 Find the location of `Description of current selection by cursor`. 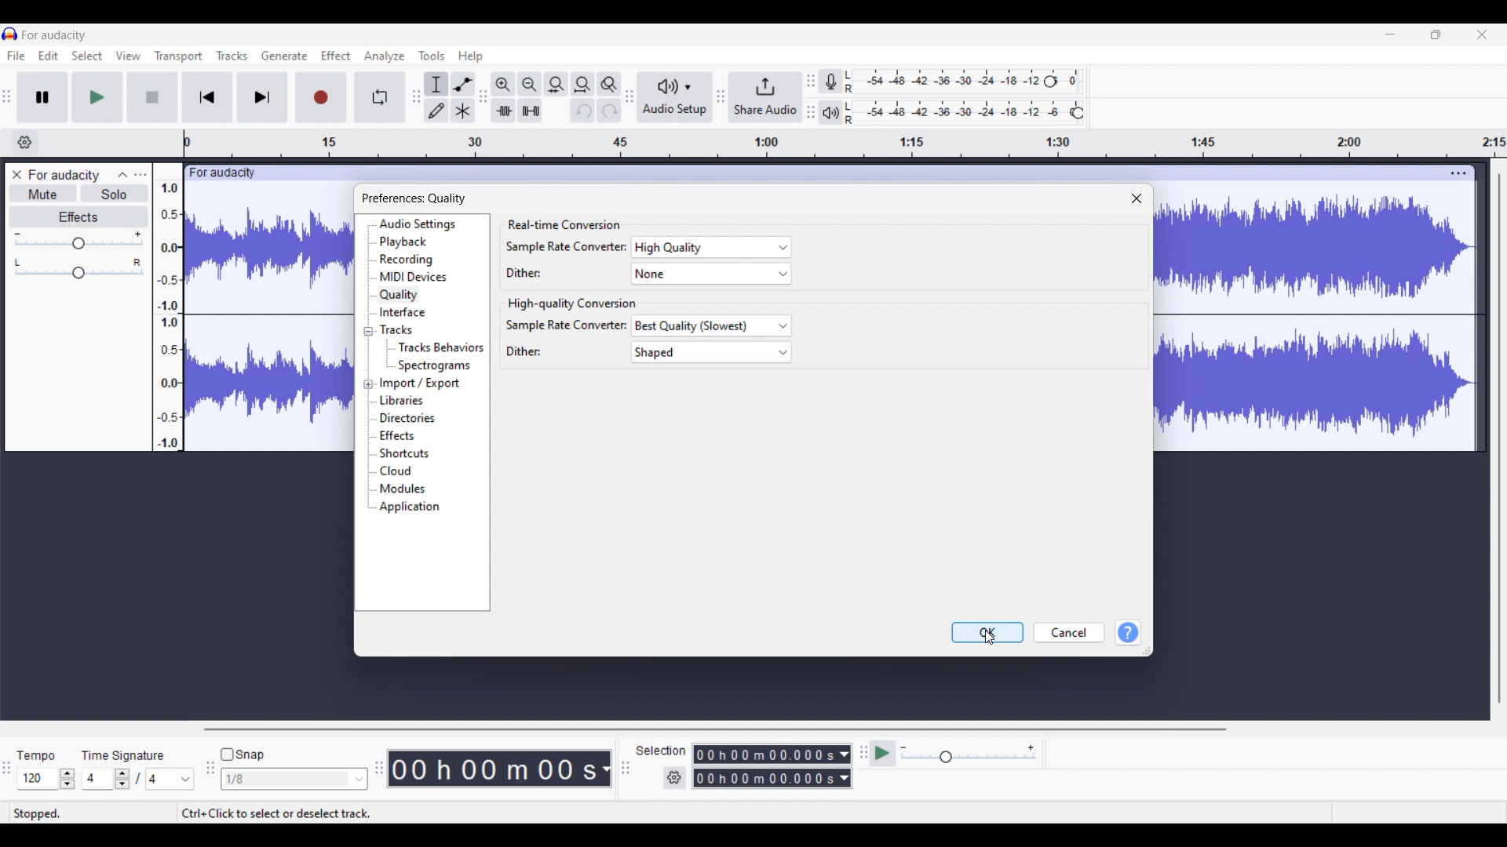

Description of current selection by cursor is located at coordinates (276, 813).